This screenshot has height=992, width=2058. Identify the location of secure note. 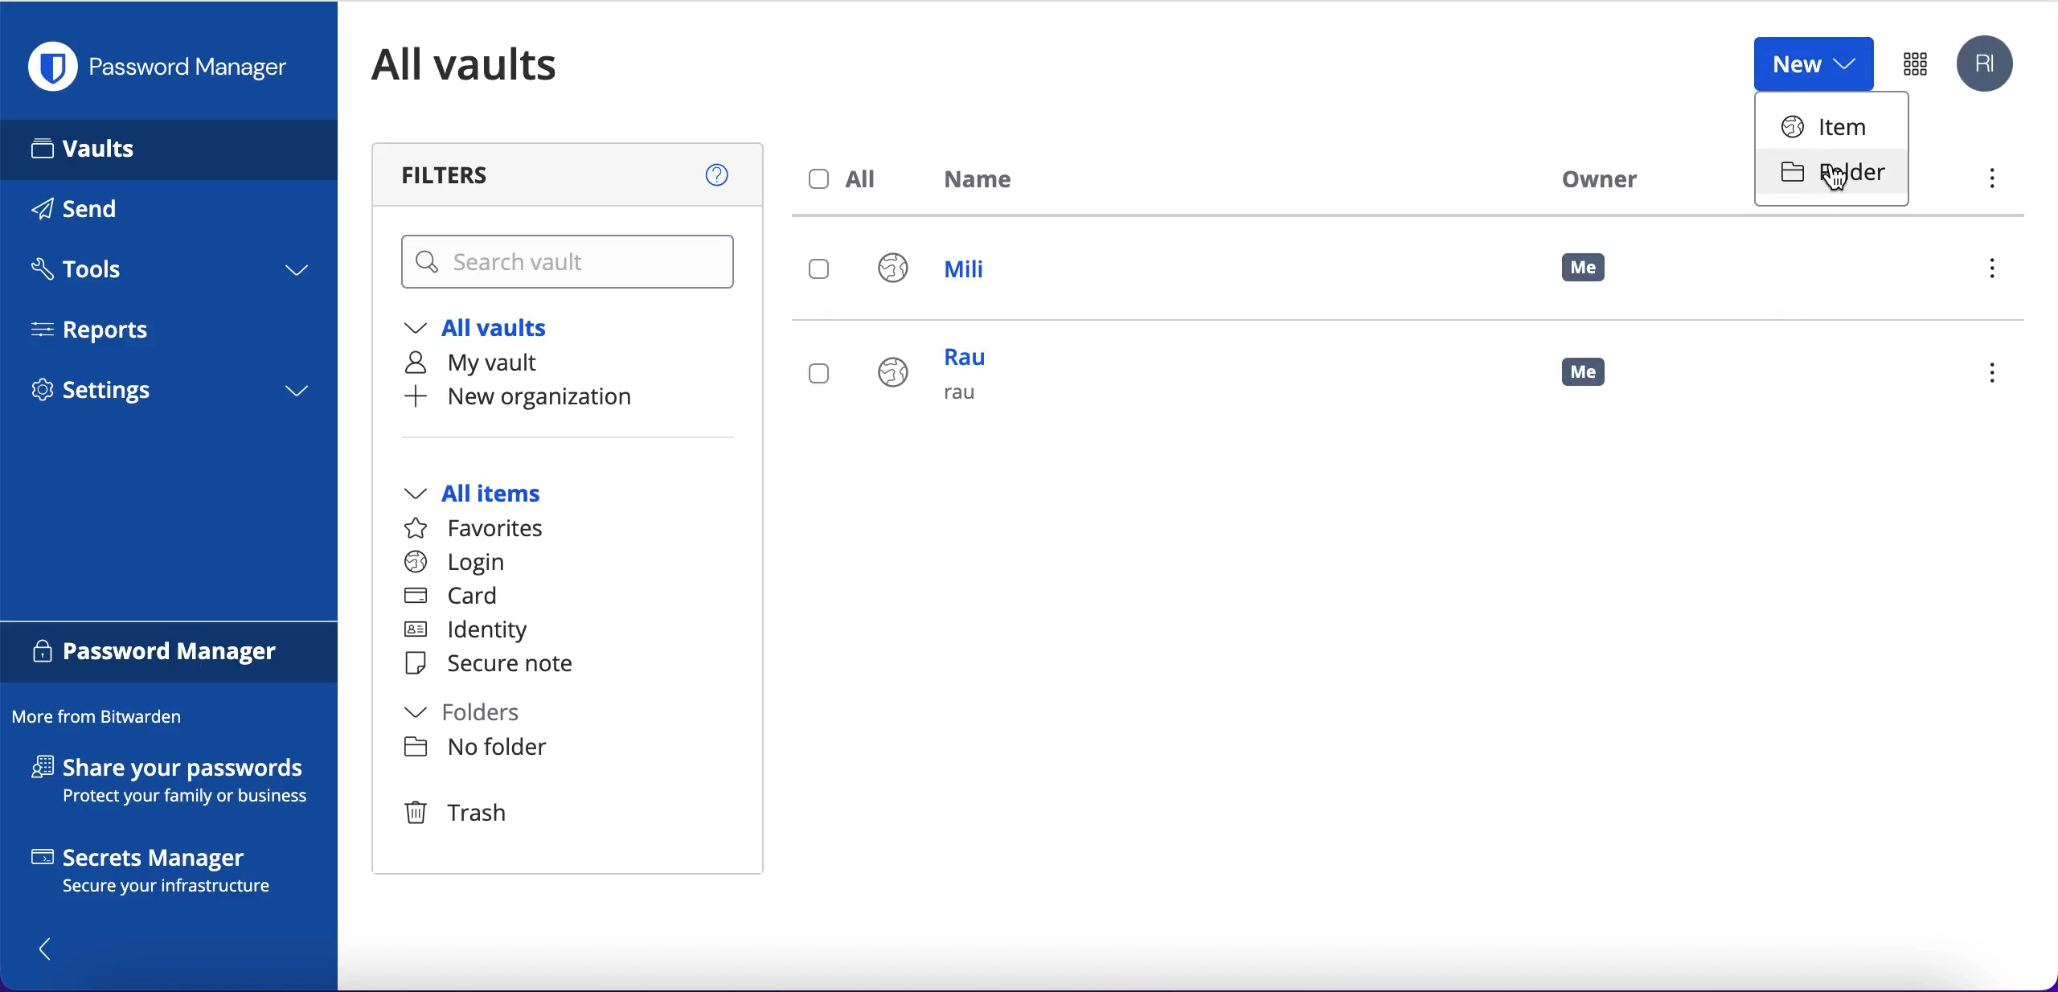
(497, 665).